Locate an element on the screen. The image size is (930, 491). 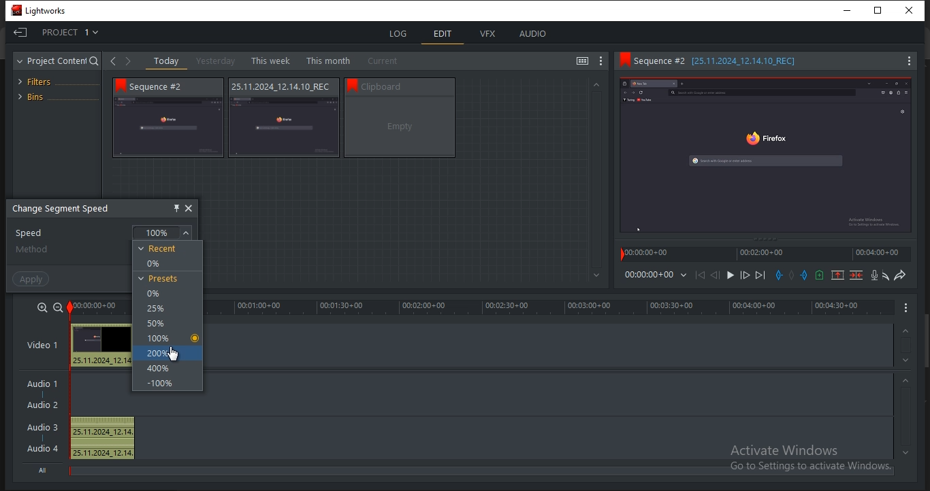
method is located at coordinates (33, 250).